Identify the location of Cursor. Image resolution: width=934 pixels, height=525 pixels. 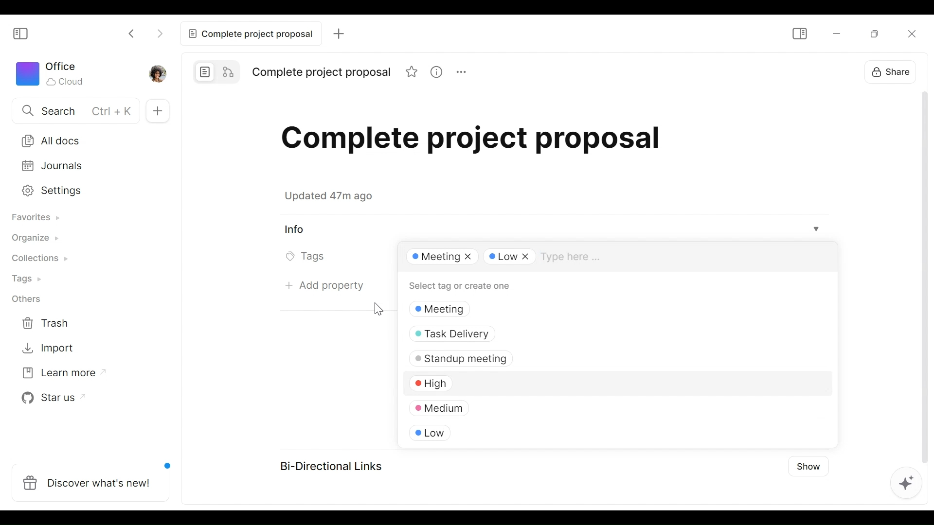
(377, 307).